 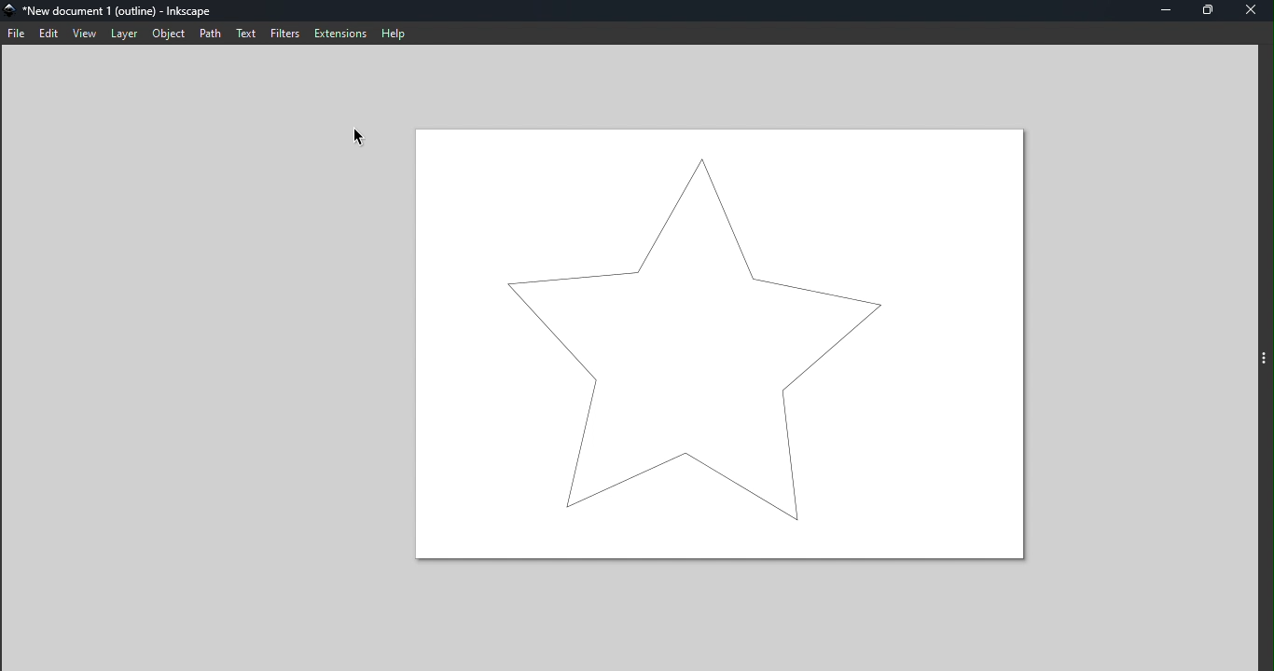 I want to click on Canvas, so click(x=718, y=344).